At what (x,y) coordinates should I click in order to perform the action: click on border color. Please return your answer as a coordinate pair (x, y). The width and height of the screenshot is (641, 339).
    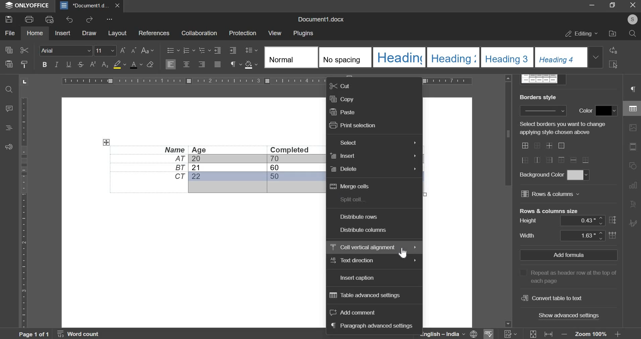
    Looking at the image, I should click on (606, 111).